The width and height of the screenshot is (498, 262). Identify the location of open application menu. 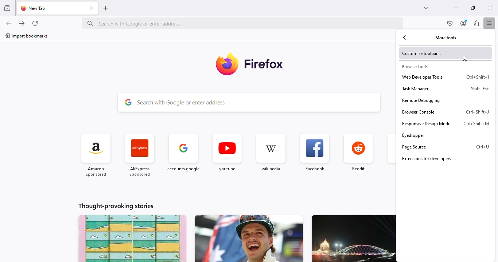
(489, 23).